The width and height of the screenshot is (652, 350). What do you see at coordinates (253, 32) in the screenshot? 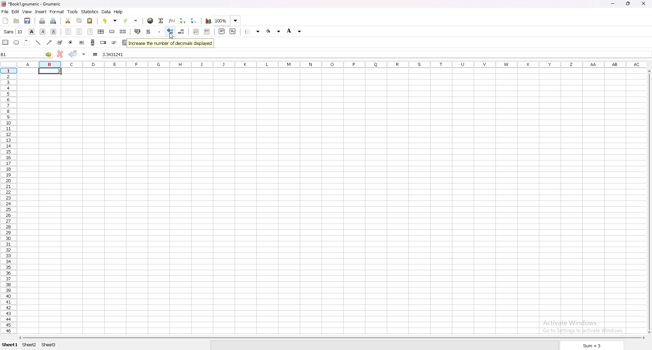
I see `border` at bounding box center [253, 32].